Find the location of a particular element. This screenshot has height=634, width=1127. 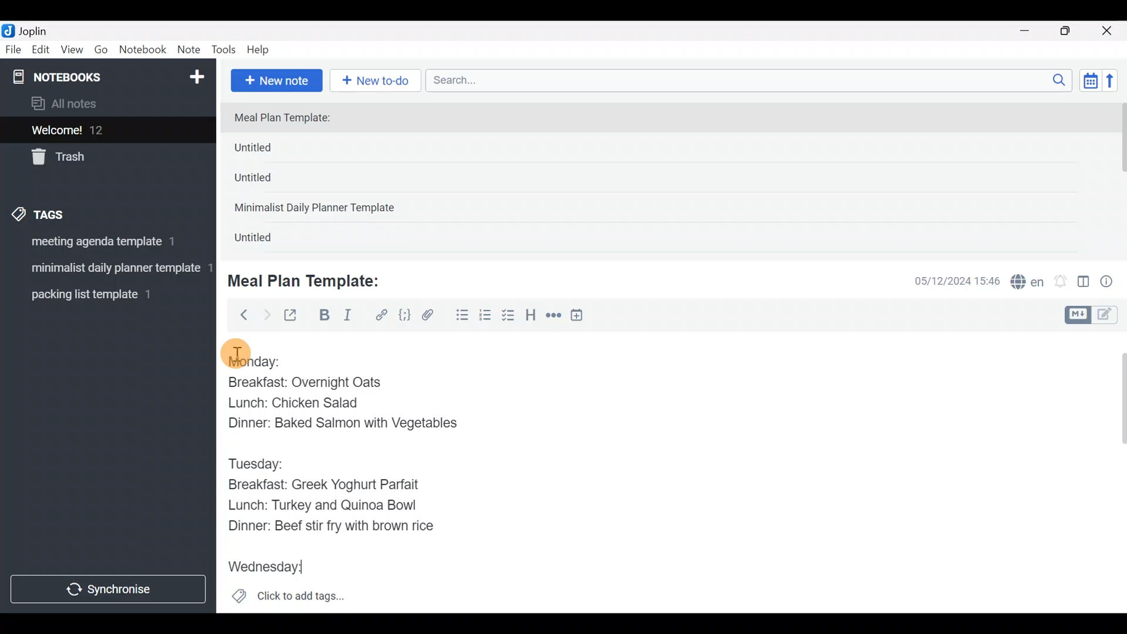

Note properties is located at coordinates (1112, 282).